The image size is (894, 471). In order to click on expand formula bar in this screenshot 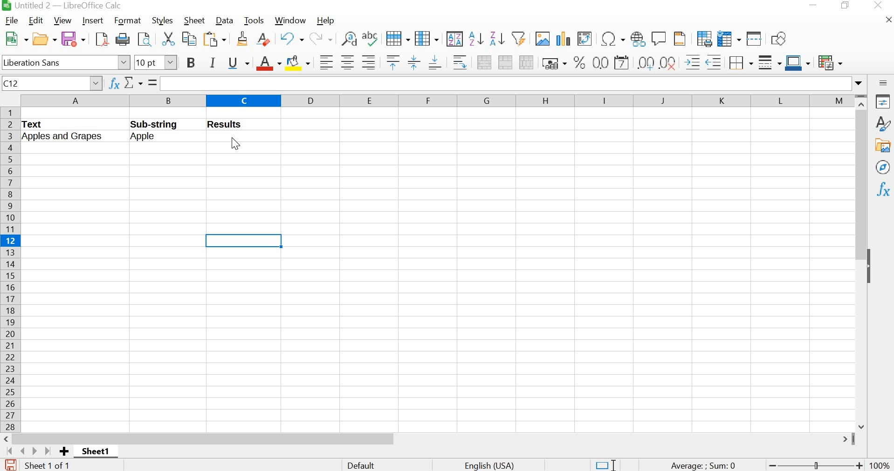, I will do `click(514, 83)`.